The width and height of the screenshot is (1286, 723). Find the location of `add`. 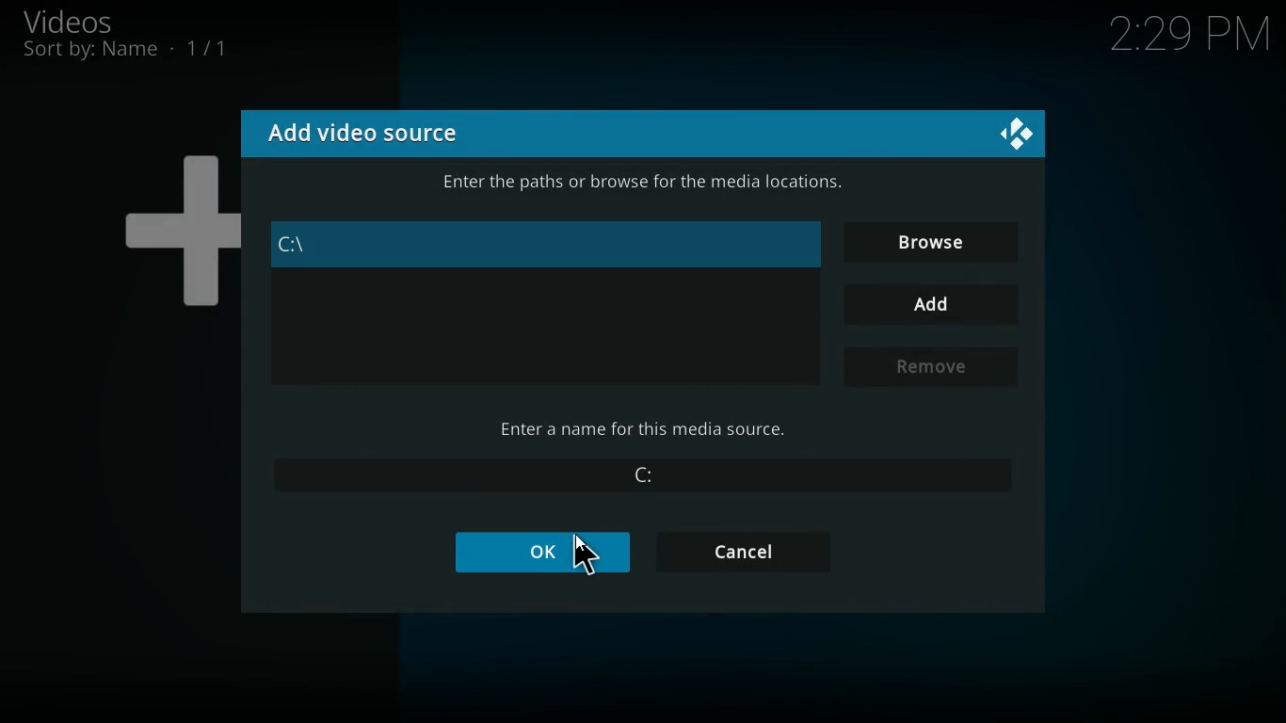

add is located at coordinates (936, 305).